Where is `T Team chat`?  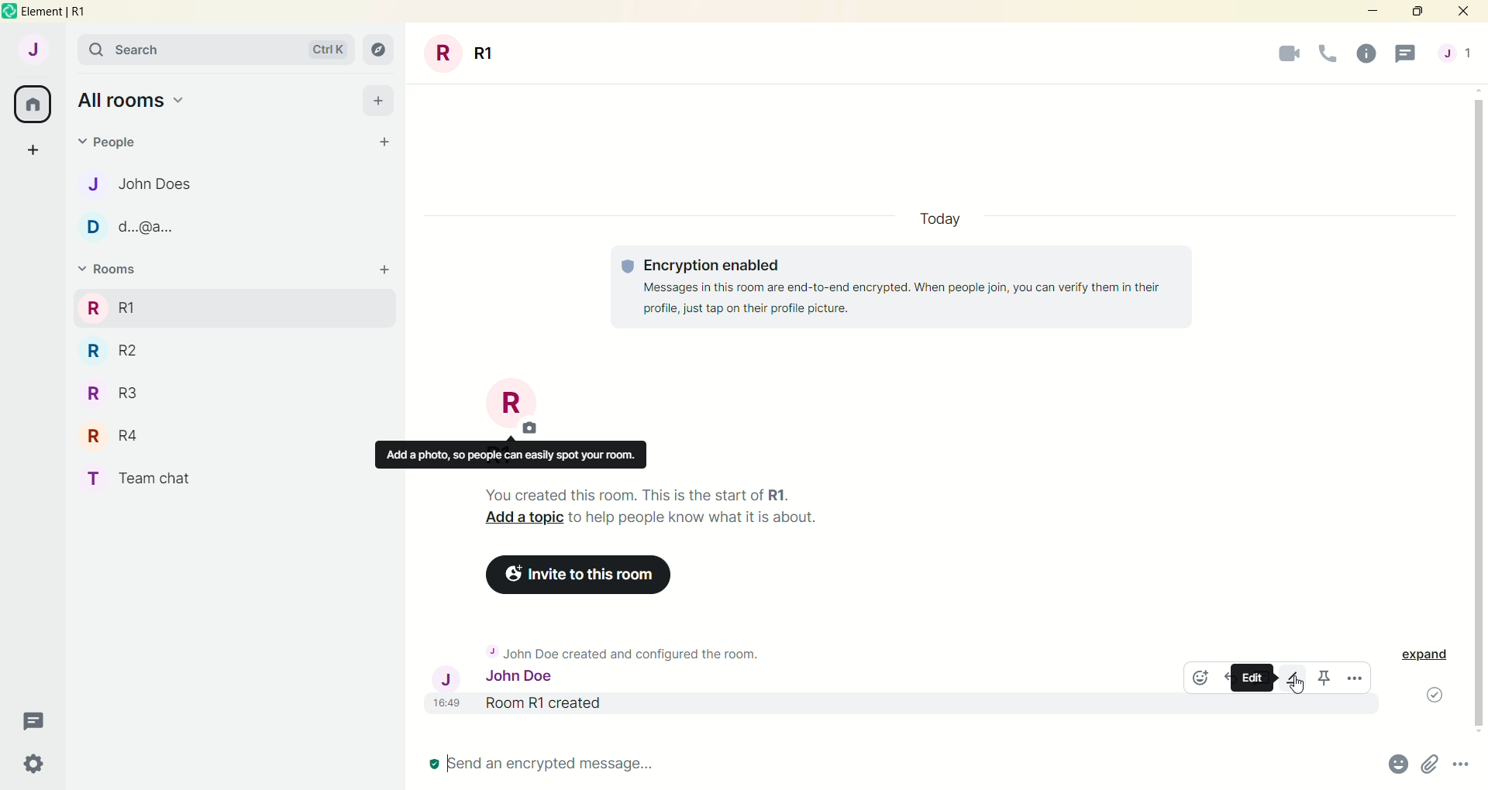
T Team chat is located at coordinates (142, 475).